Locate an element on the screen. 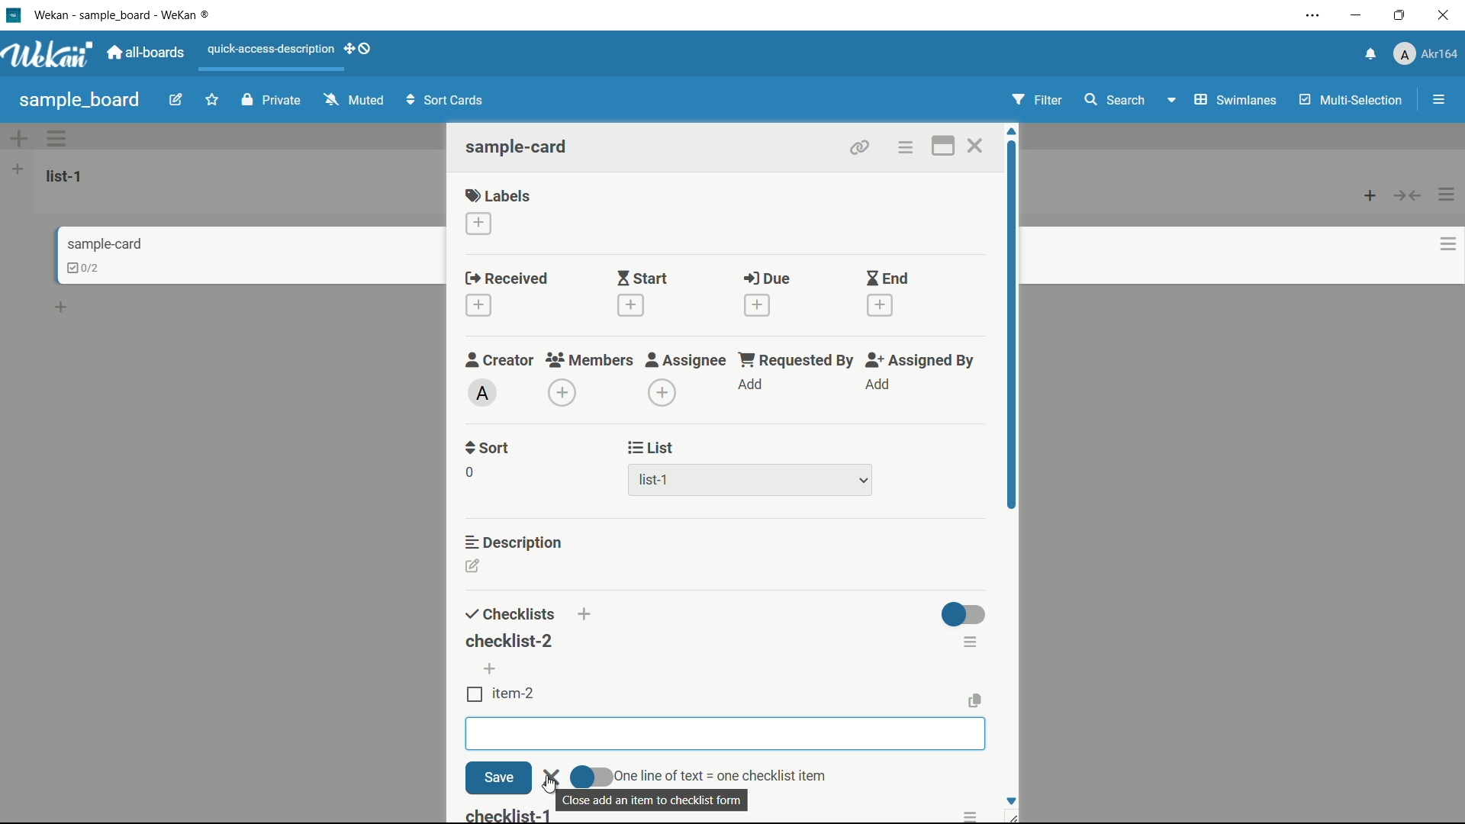  dropdown is located at coordinates (864, 481).